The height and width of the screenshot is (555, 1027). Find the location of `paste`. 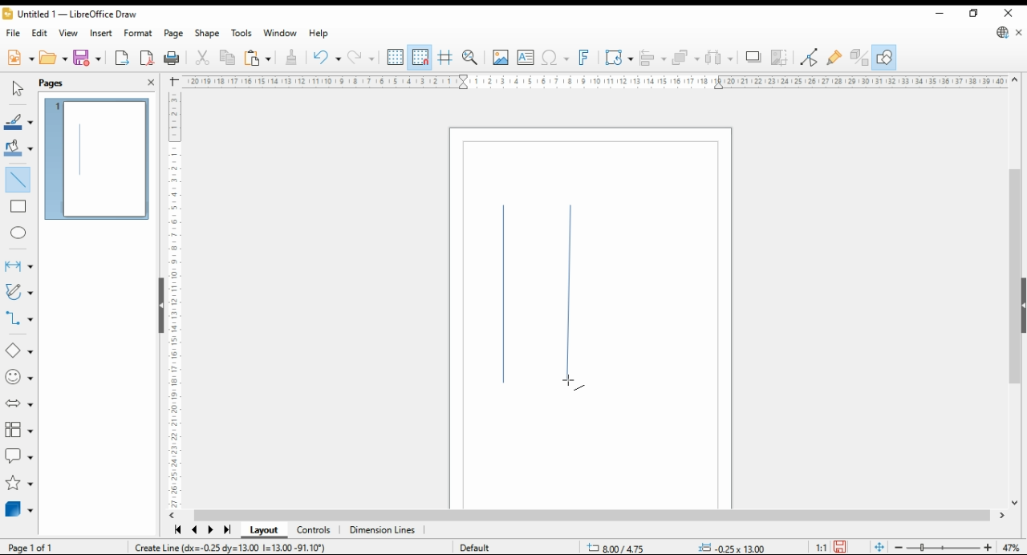

paste is located at coordinates (256, 58).